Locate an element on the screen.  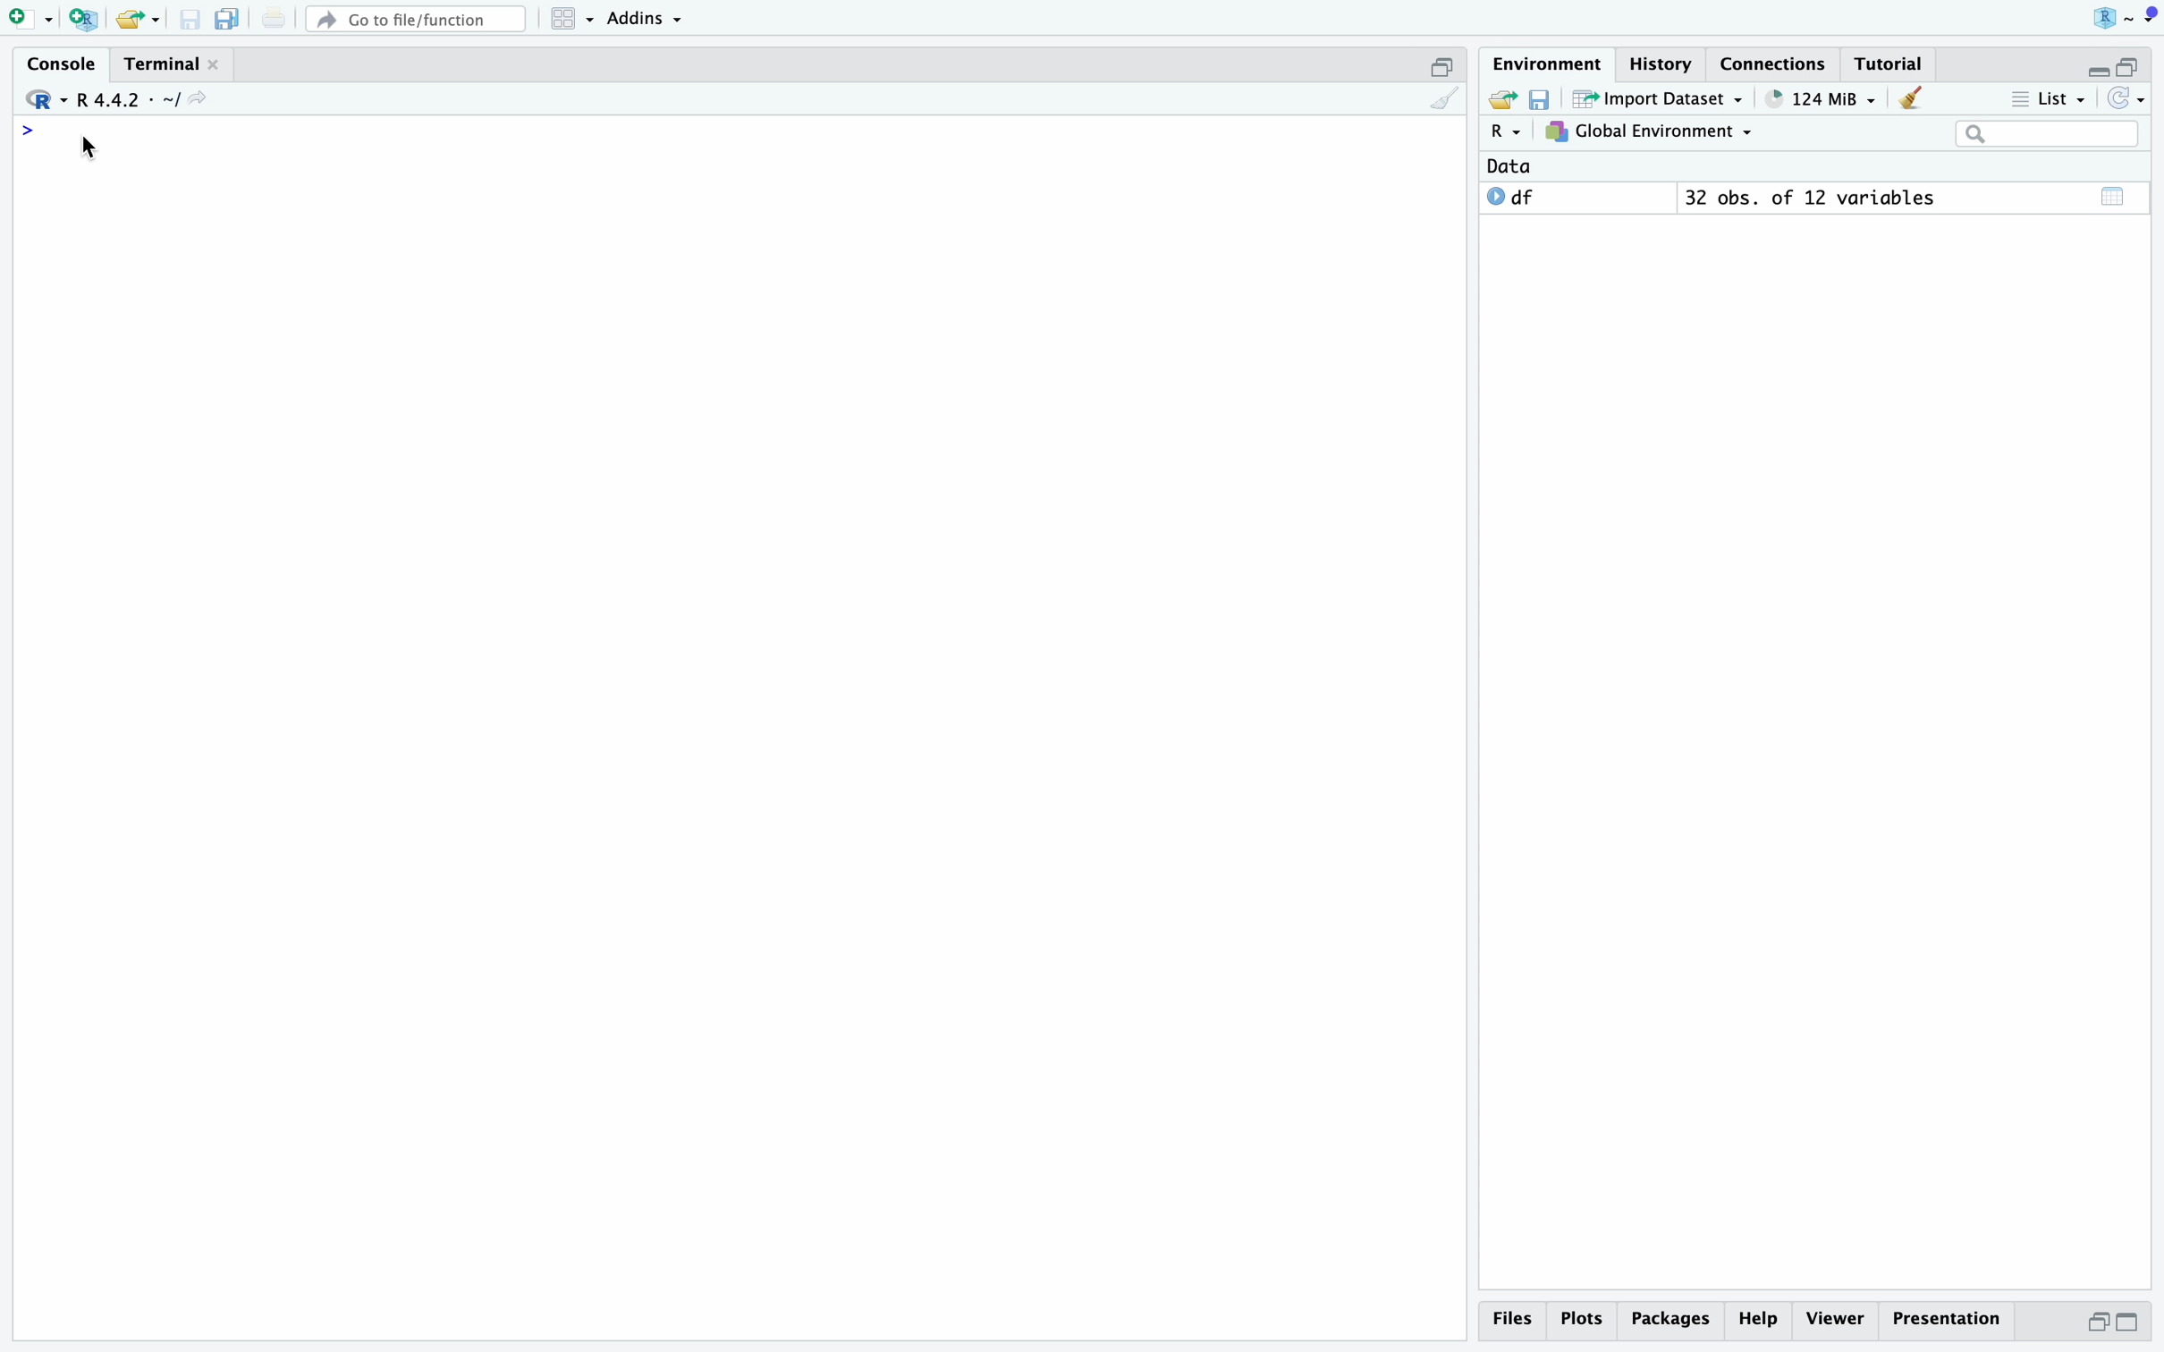
share icon is located at coordinates (198, 98).